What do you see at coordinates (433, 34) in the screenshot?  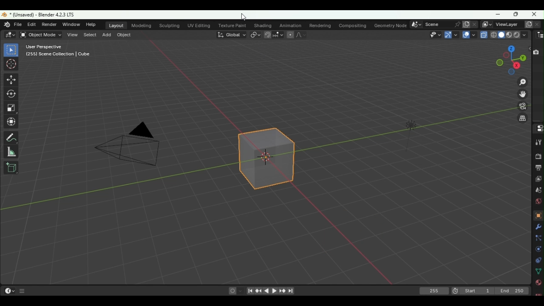 I see `Selectability and visibility` at bounding box center [433, 34].